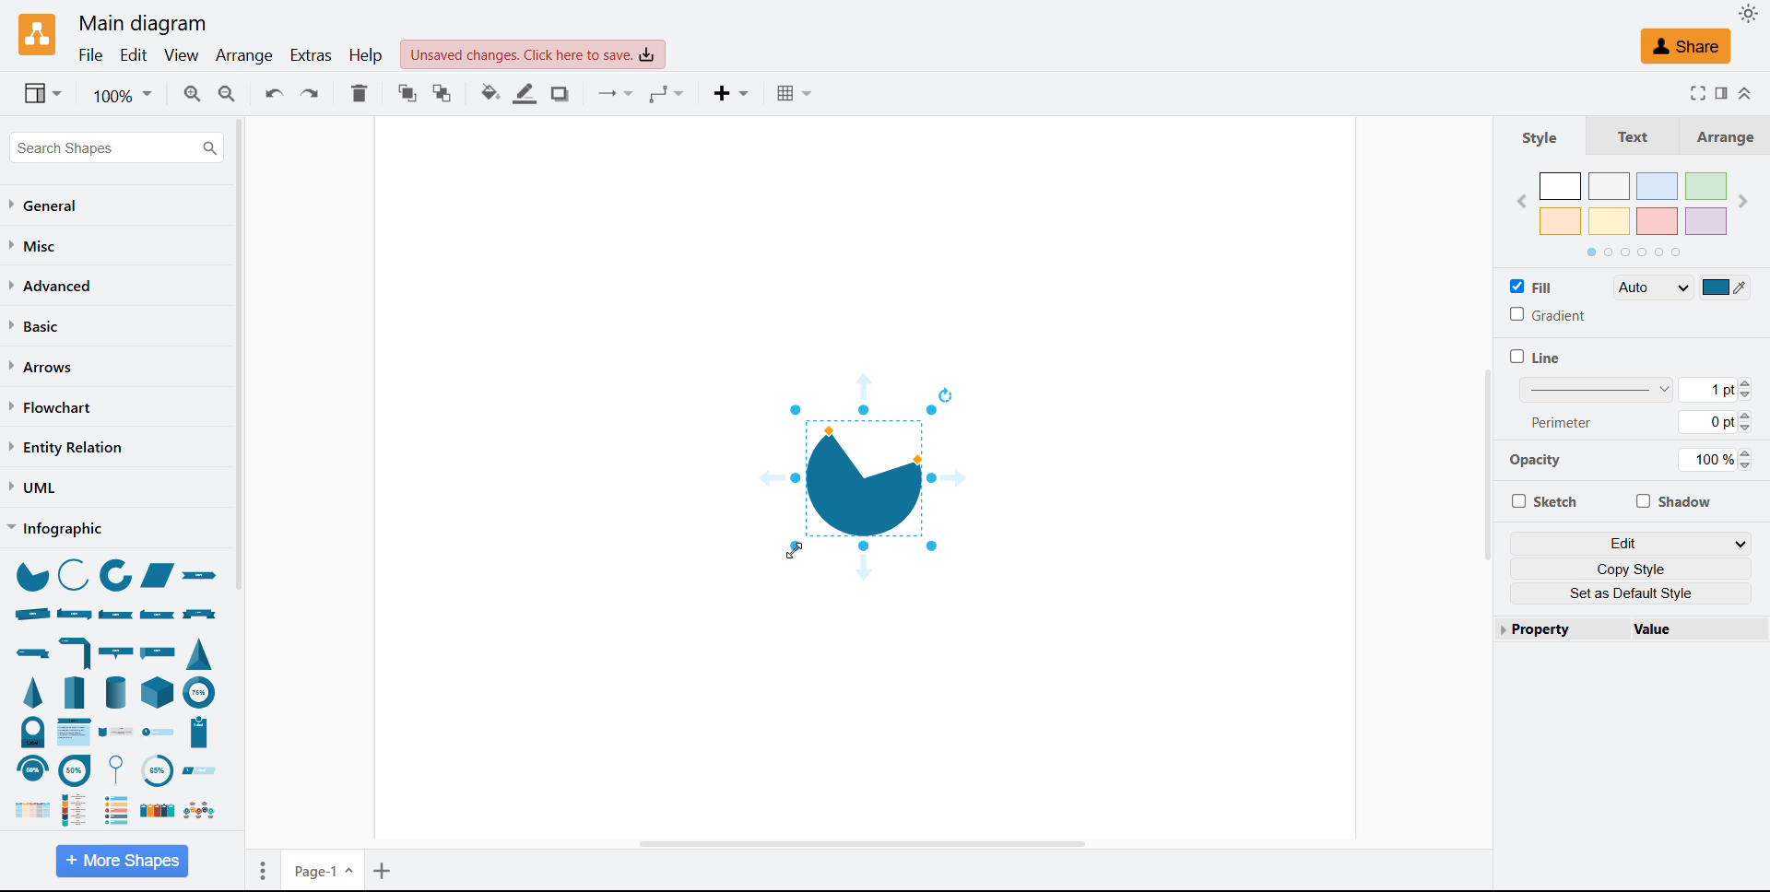 Image resolution: width=1770 pixels, height=892 pixels. I want to click on perimeter, so click(1563, 421).